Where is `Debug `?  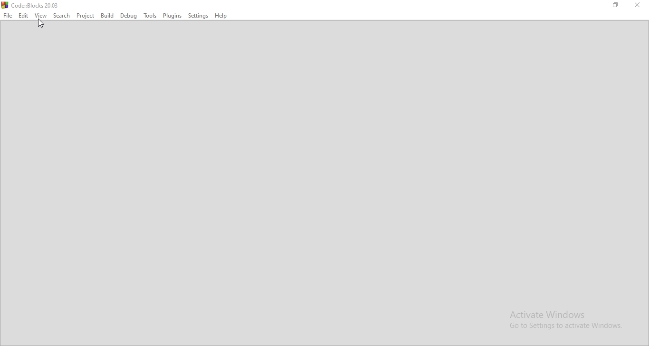 Debug  is located at coordinates (128, 16).